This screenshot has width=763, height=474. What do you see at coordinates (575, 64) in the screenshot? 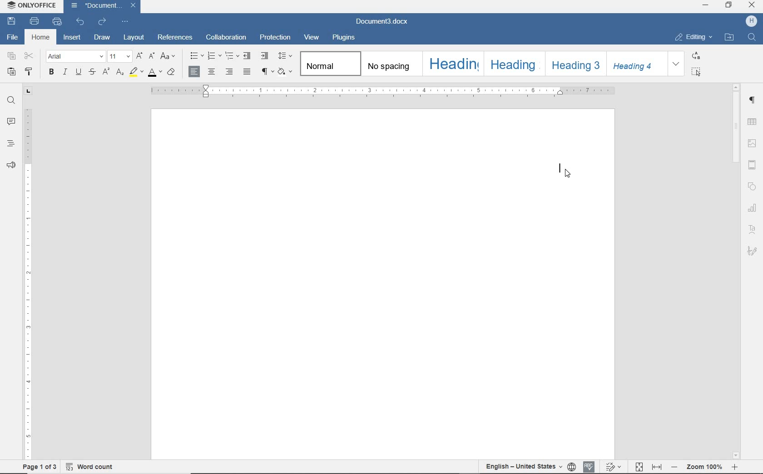
I see `HEADING 3` at bounding box center [575, 64].